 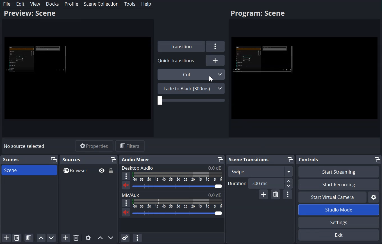 What do you see at coordinates (29, 13) in the screenshot?
I see `Program: Scene` at bounding box center [29, 13].